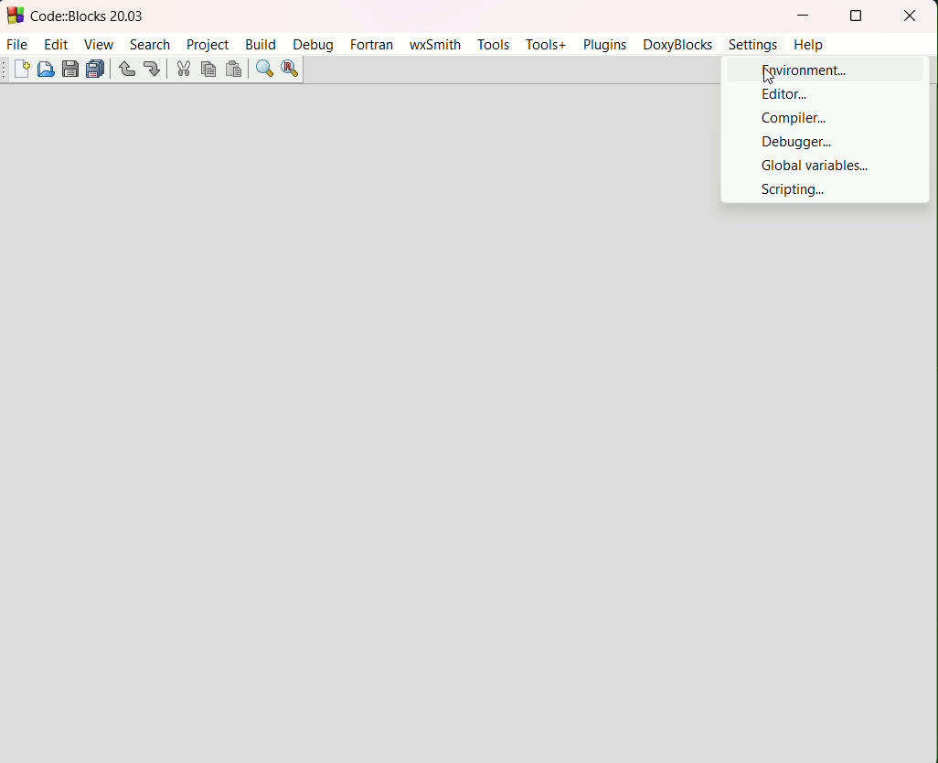 The image size is (938, 763). What do you see at coordinates (314, 46) in the screenshot?
I see `debug` at bounding box center [314, 46].